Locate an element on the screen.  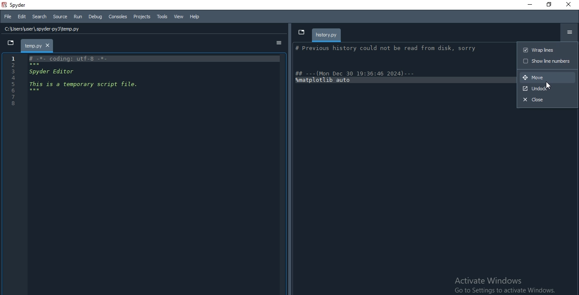
history.py is located at coordinates (327, 34).